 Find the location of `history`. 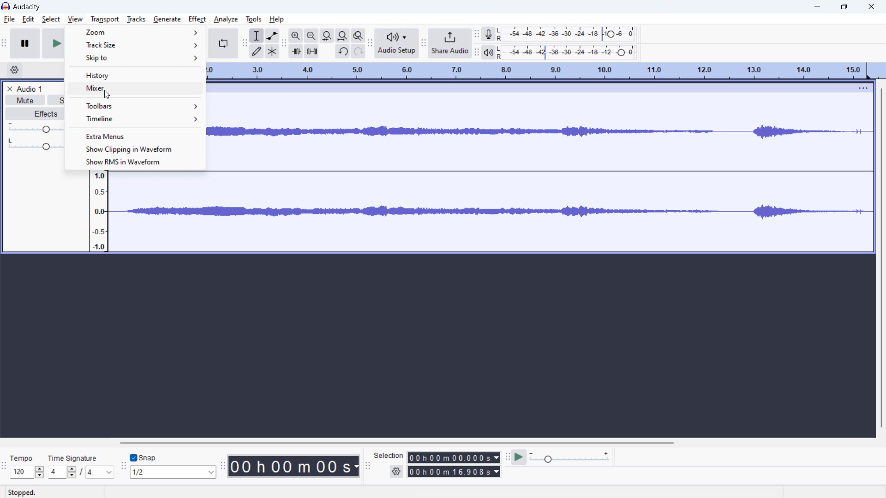

history is located at coordinates (136, 75).